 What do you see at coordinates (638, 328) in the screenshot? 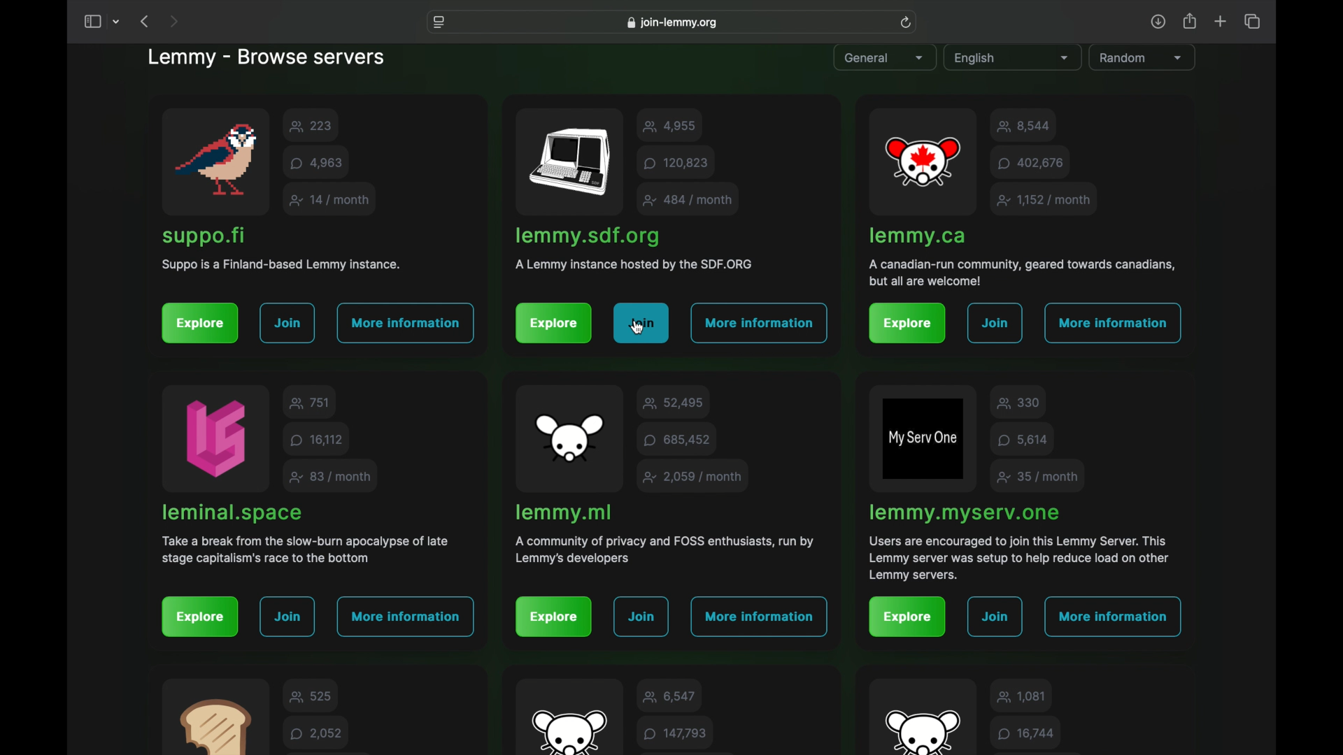
I see `cursor` at bounding box center [638, 328].